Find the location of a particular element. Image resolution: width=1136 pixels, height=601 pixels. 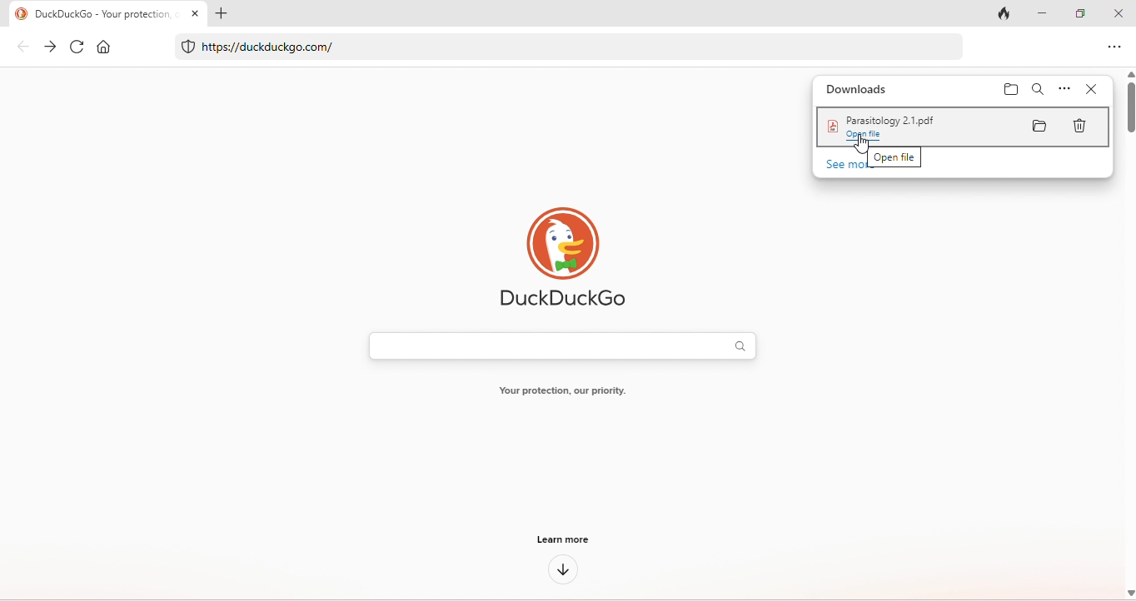

search bar is located at coordinates (564, 346).